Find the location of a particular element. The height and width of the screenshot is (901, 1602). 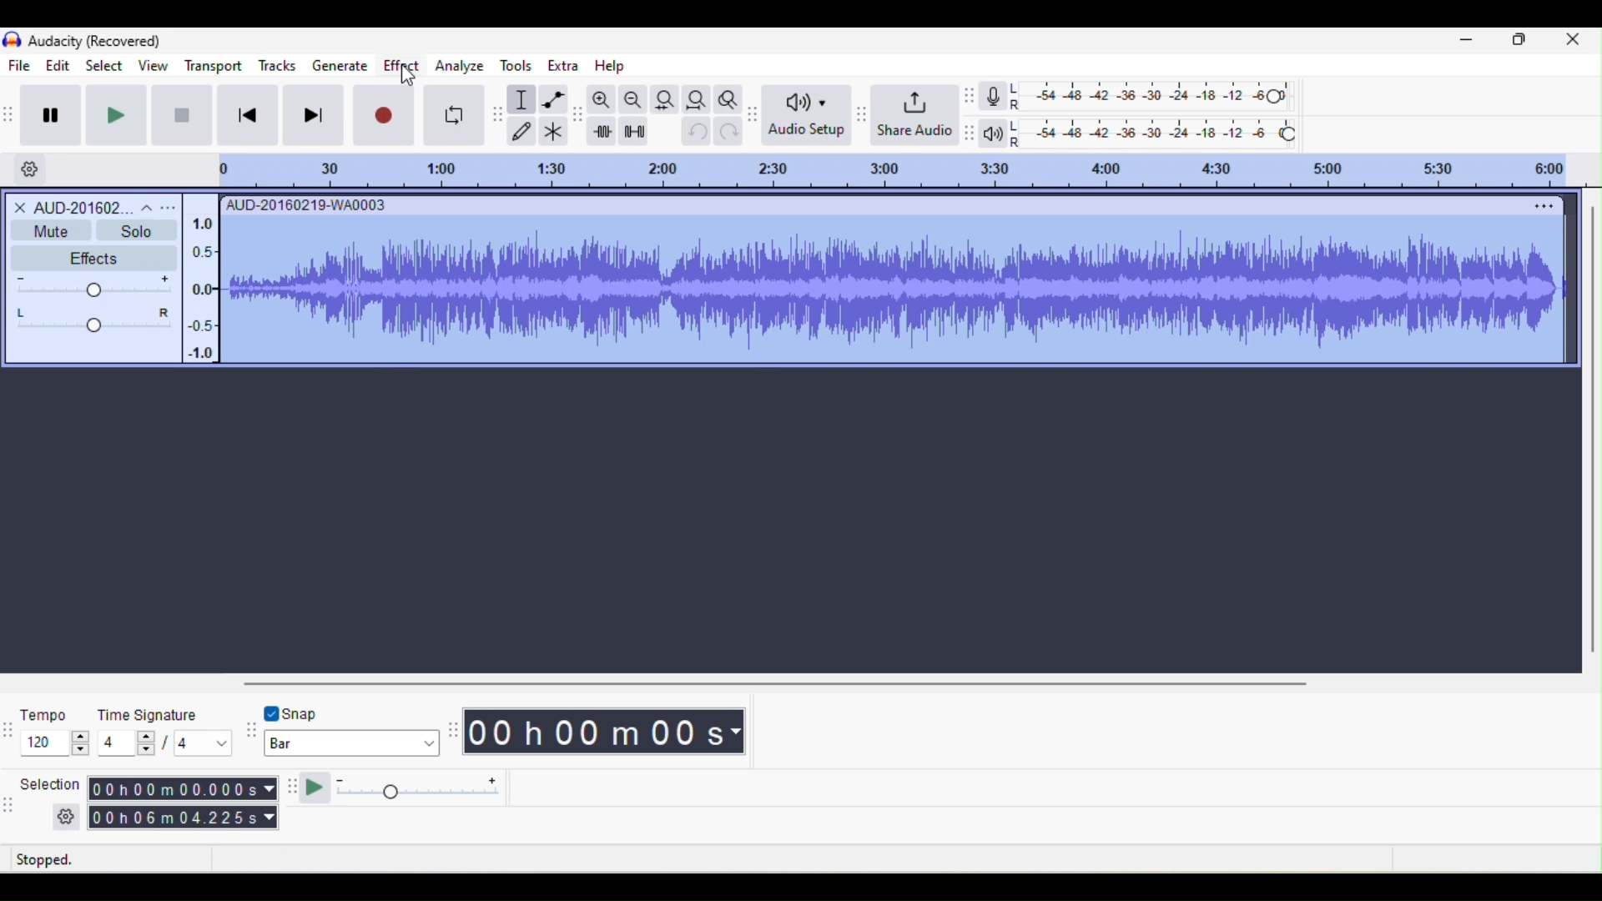

icon is located at coordinates (11, 41).